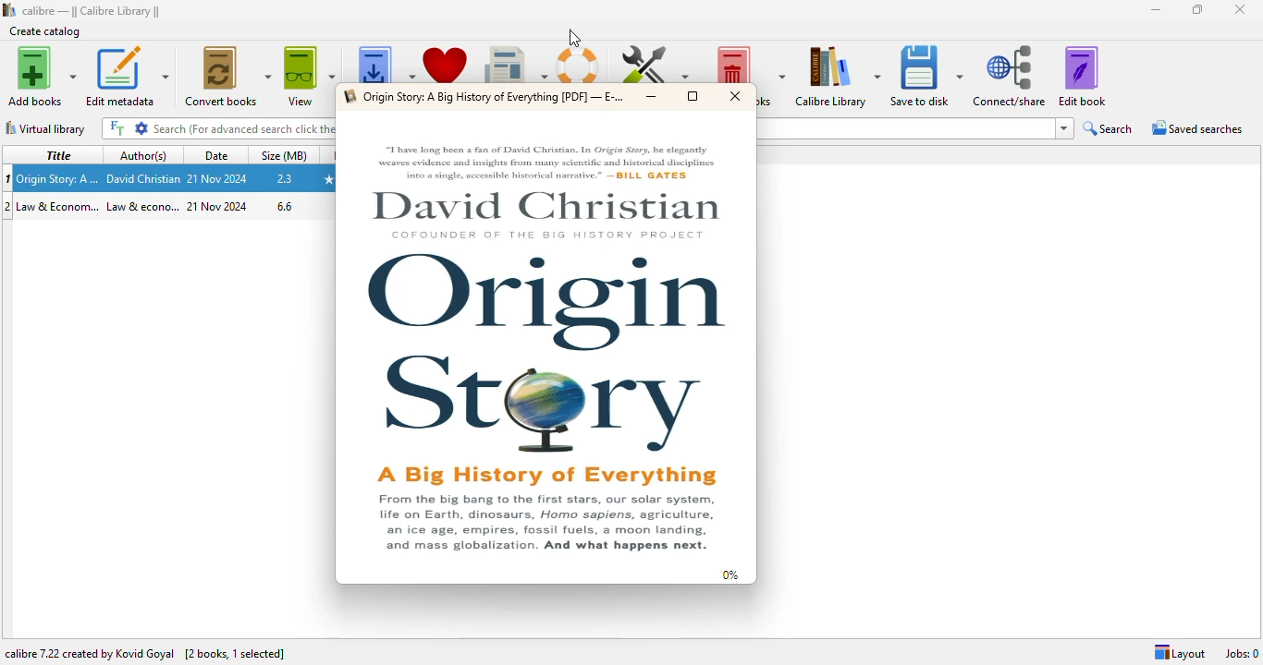  I want to click on date, so click(218, 178).